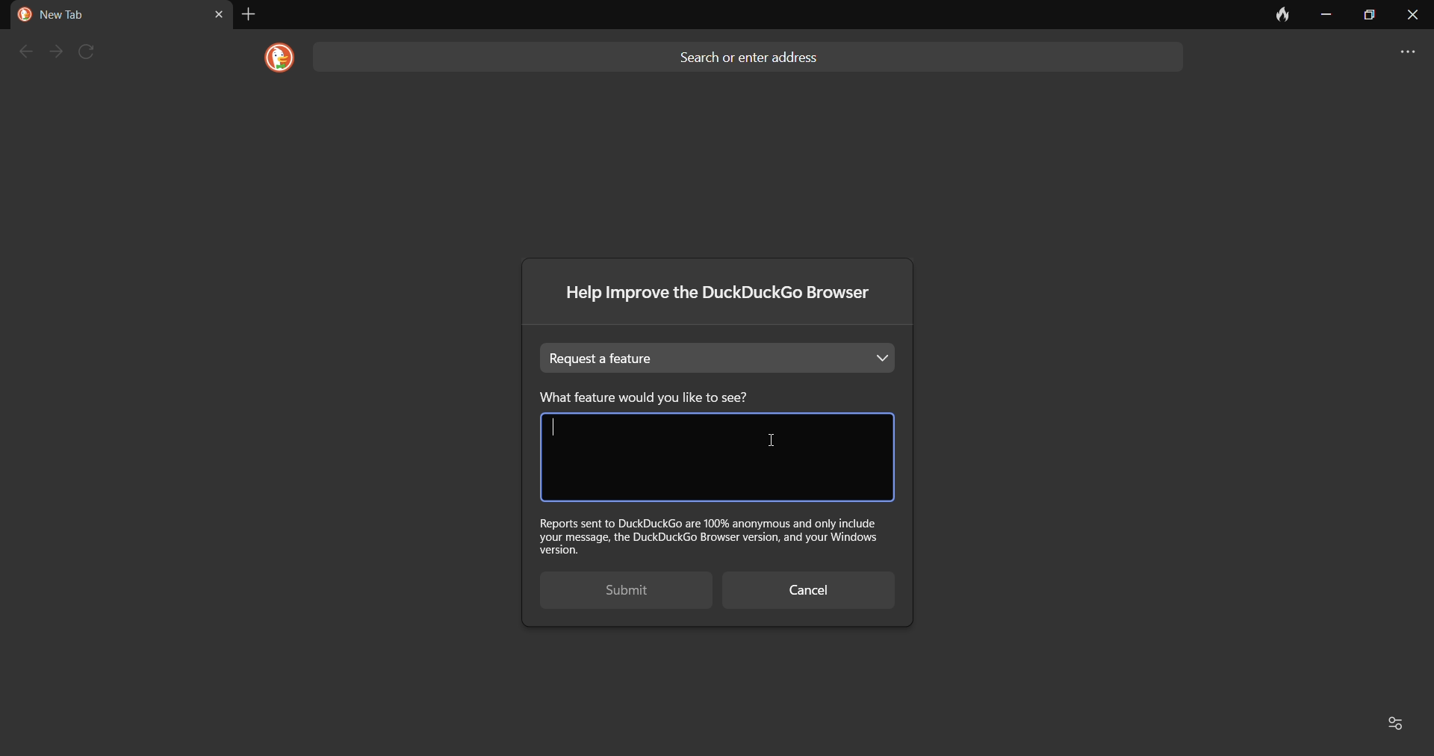 Image resolution: width=1434 pixels, height=756 pixels. What do you see at coordinates (714, 535) in the screenshot?
I see `Report sent to DuckDuckGo our hundred percent anonymous and only include your message, the DuckDuckGo browser version, and your Windows version` at bounding box center [714, 535].